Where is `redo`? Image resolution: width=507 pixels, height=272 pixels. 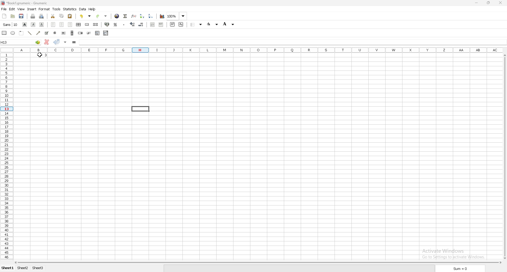
redo is located at coordinates (102, 16).